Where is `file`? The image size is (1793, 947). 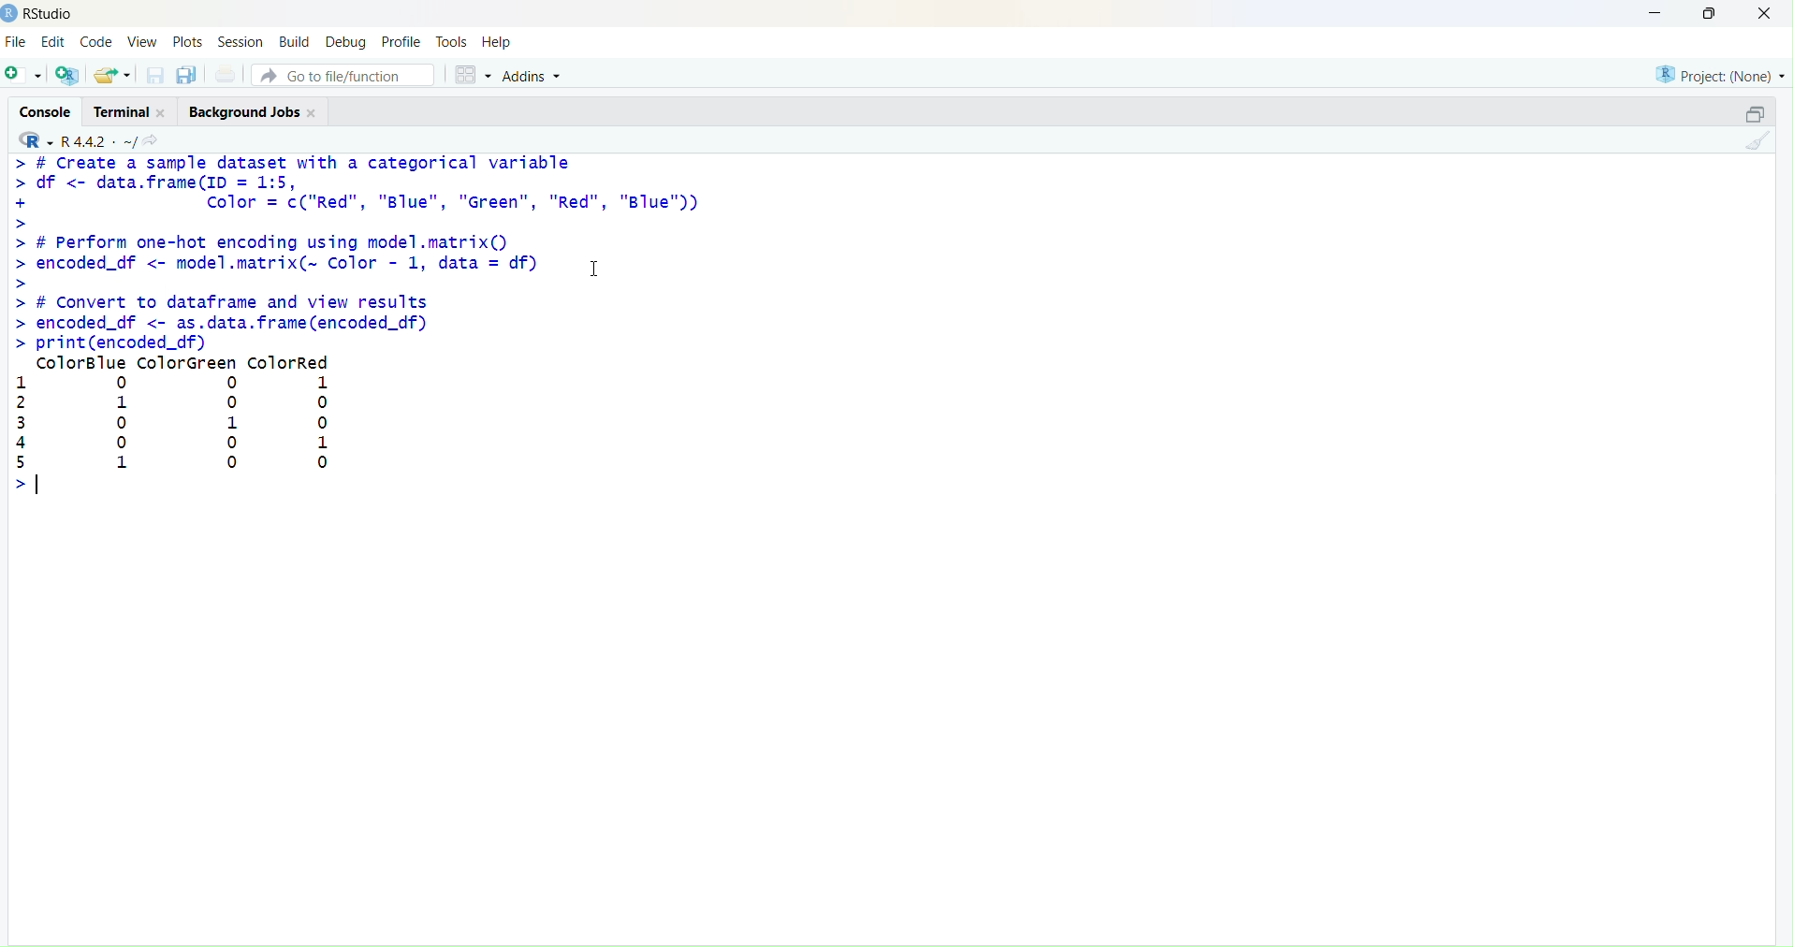 file is located at coordinates (16, 41).